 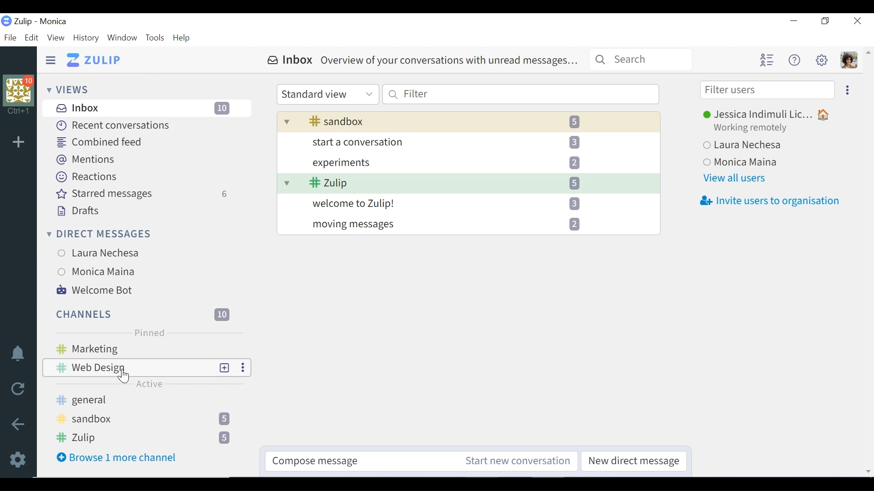 I want to click on Zulip channel, so click(x=147, y=437).